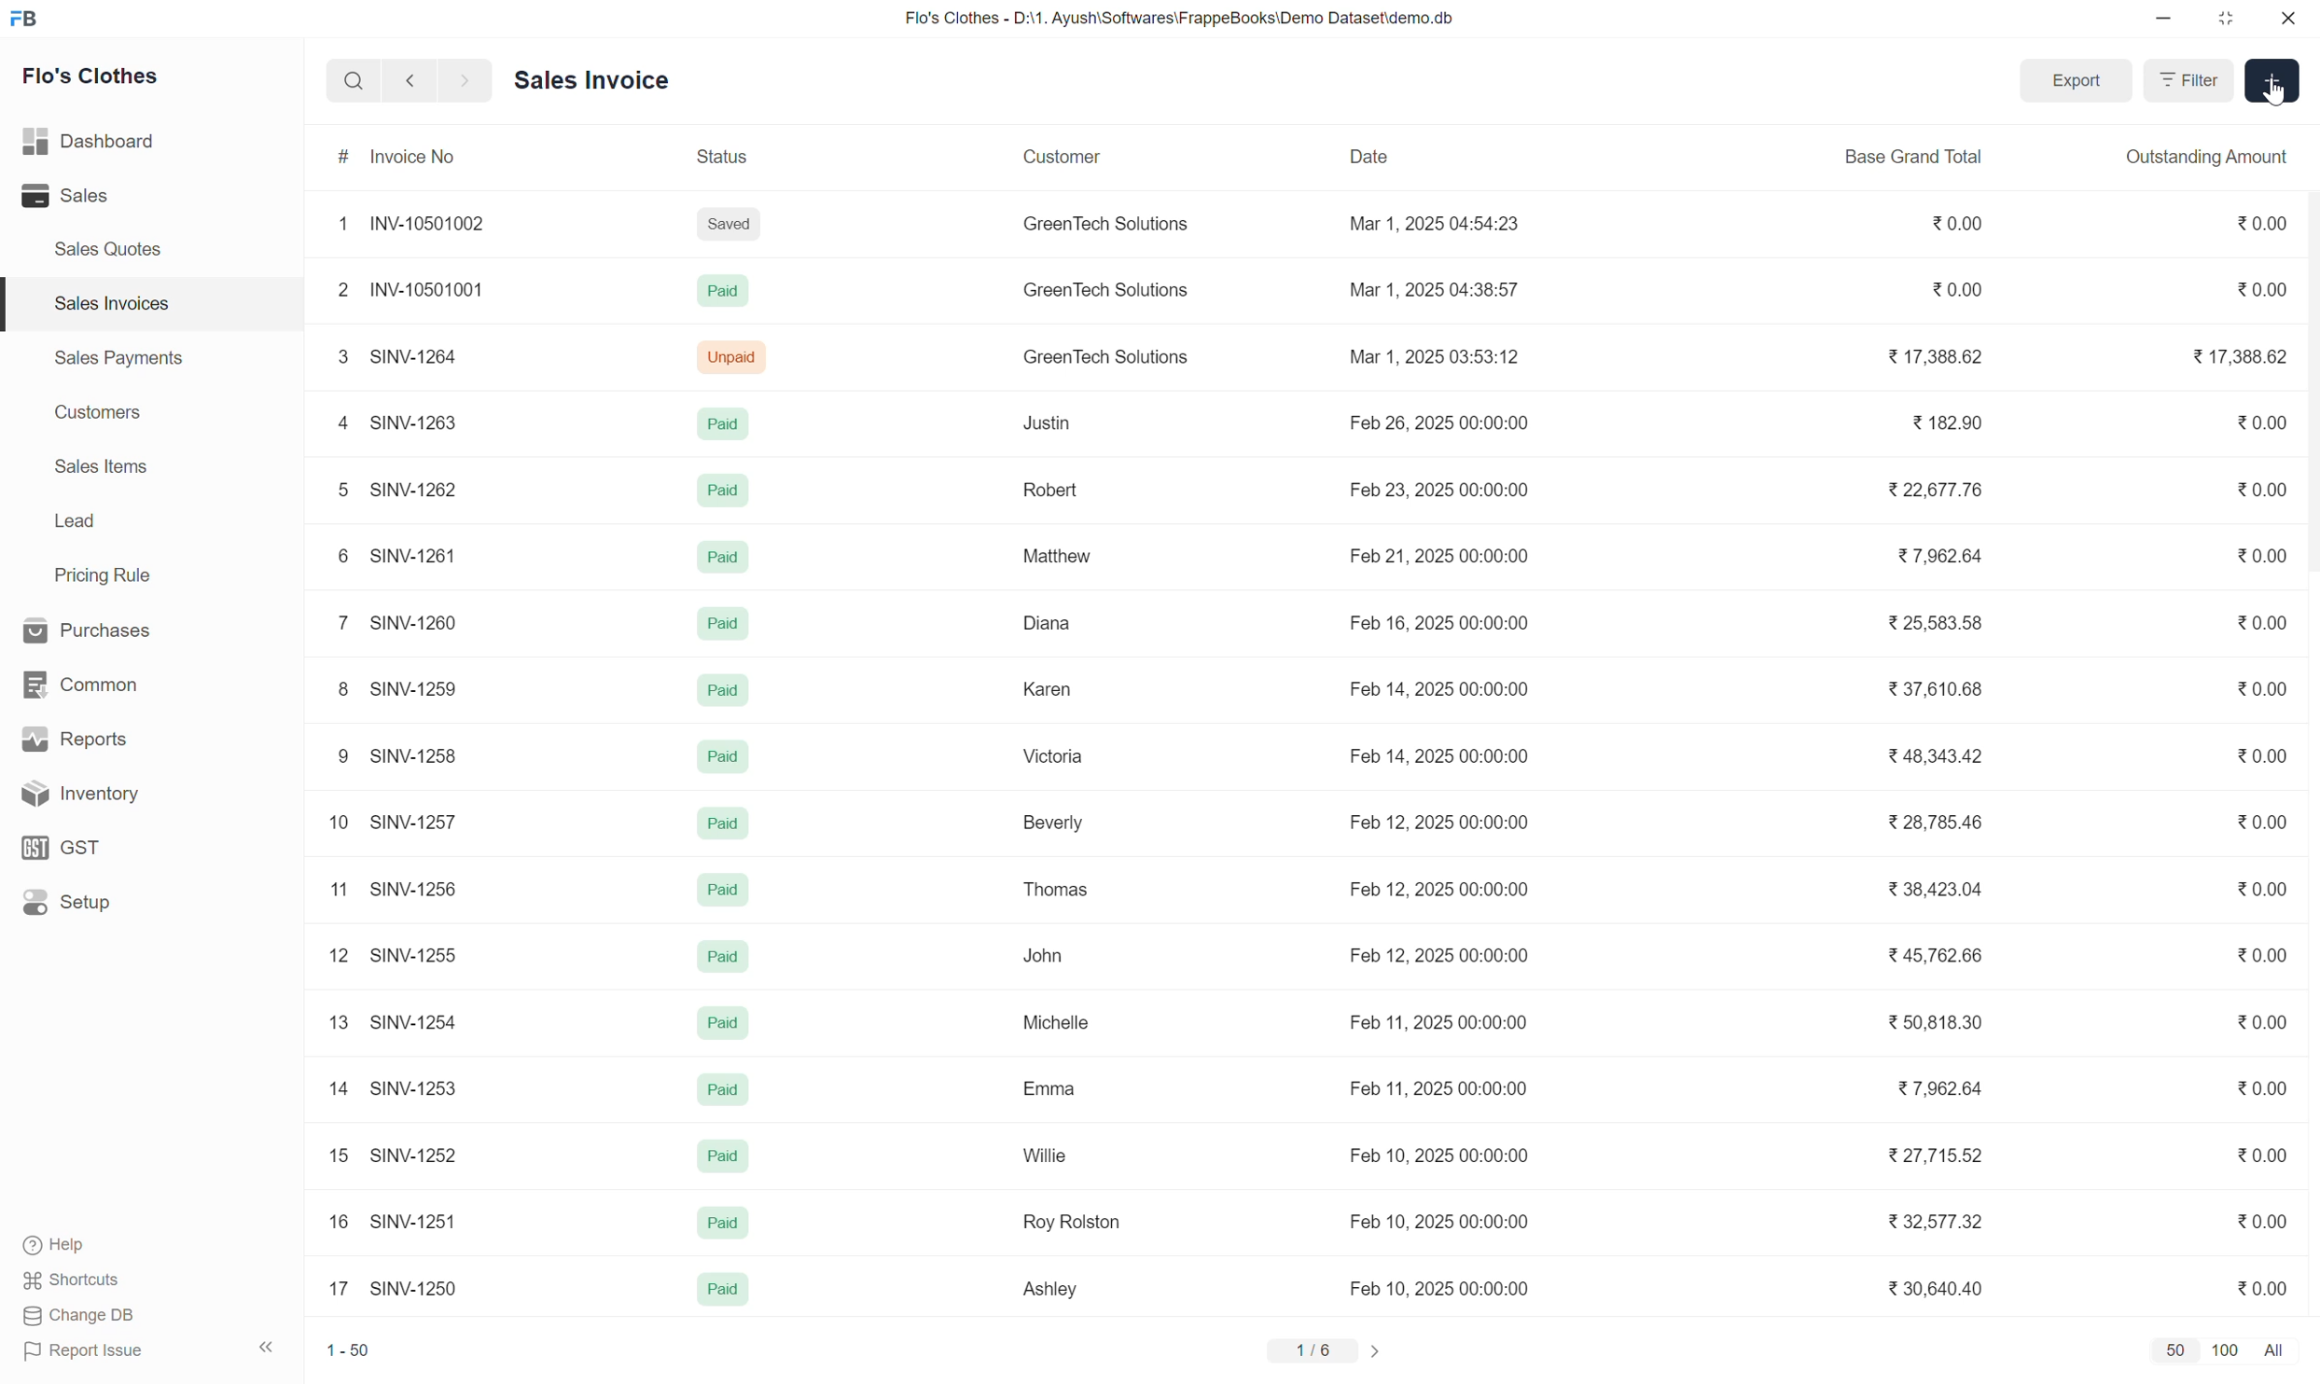  I want to click on 16, so click(333, 1225).